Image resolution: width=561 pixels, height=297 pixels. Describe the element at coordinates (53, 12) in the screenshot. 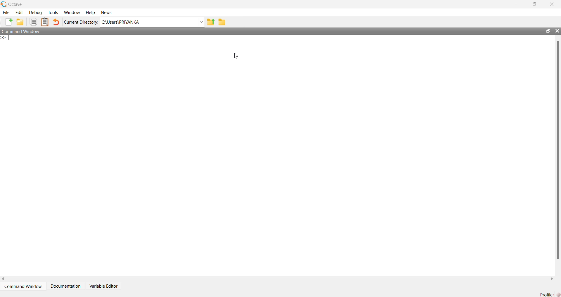

I see `Tools` at that location.